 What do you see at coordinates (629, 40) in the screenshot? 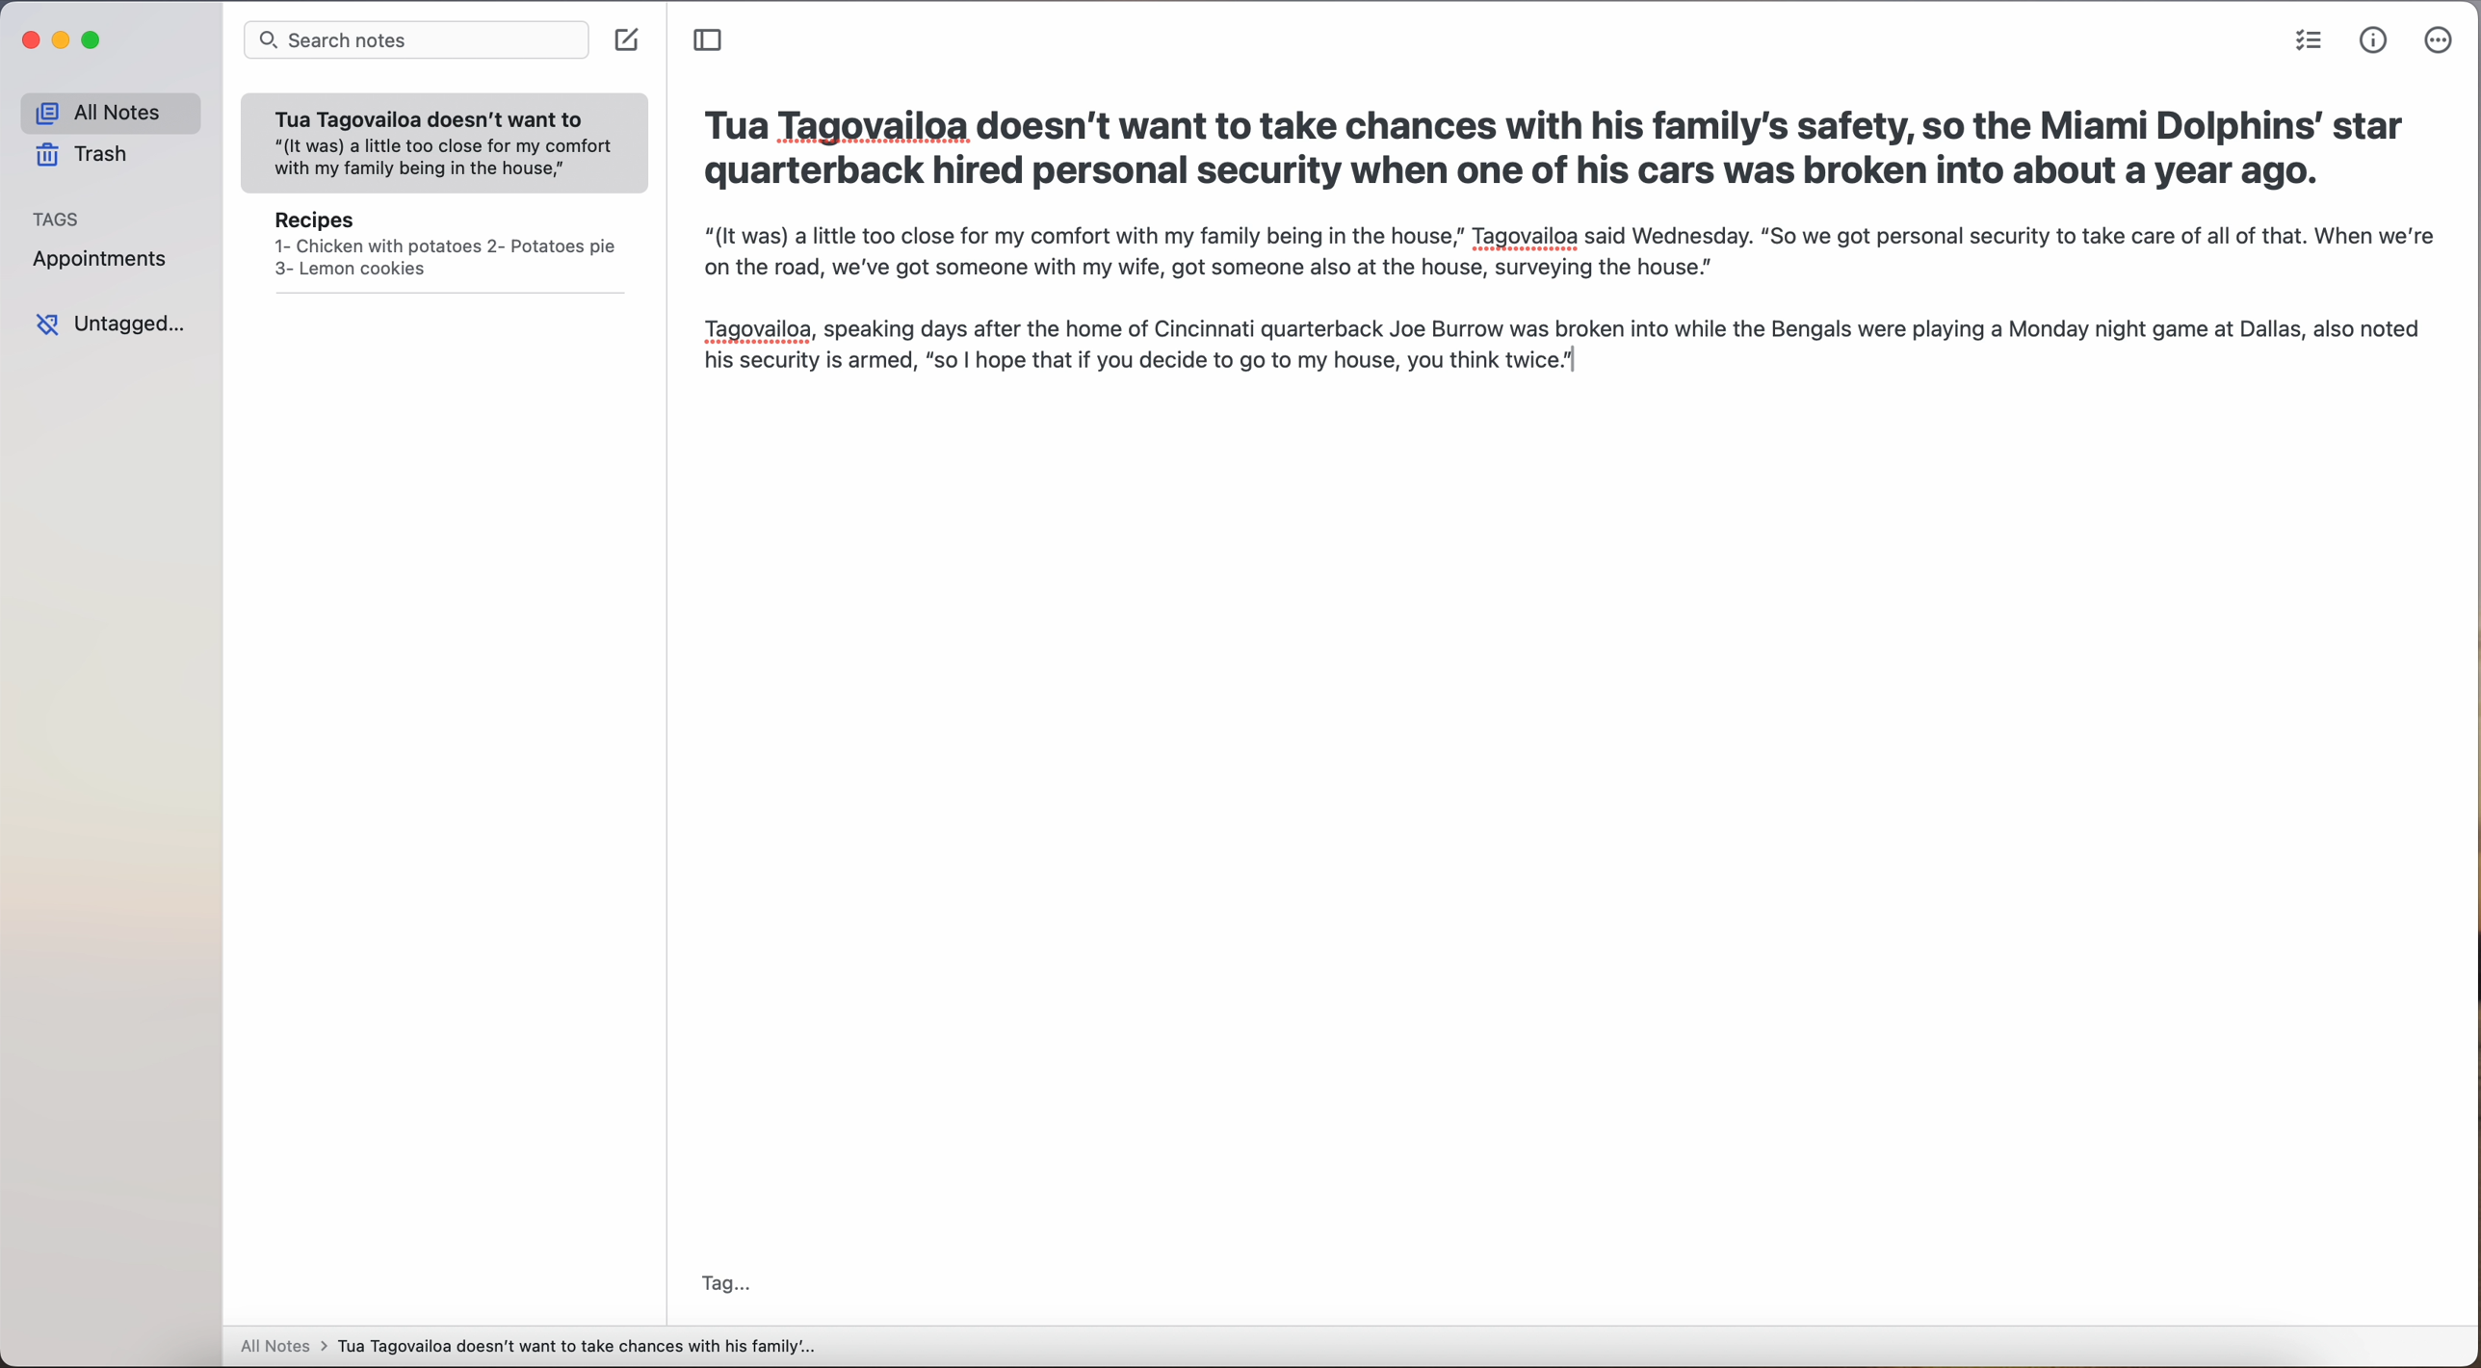
I see `create note` at bounding box center [629, 40].